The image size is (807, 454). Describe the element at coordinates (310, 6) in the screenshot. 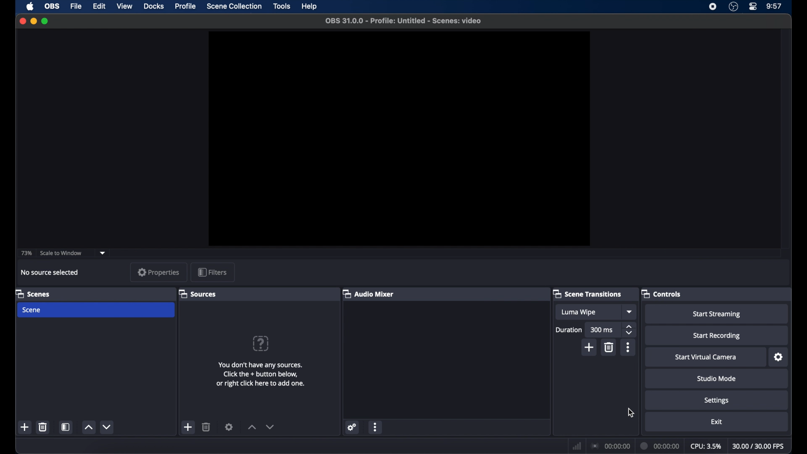

I see `help` at that location.